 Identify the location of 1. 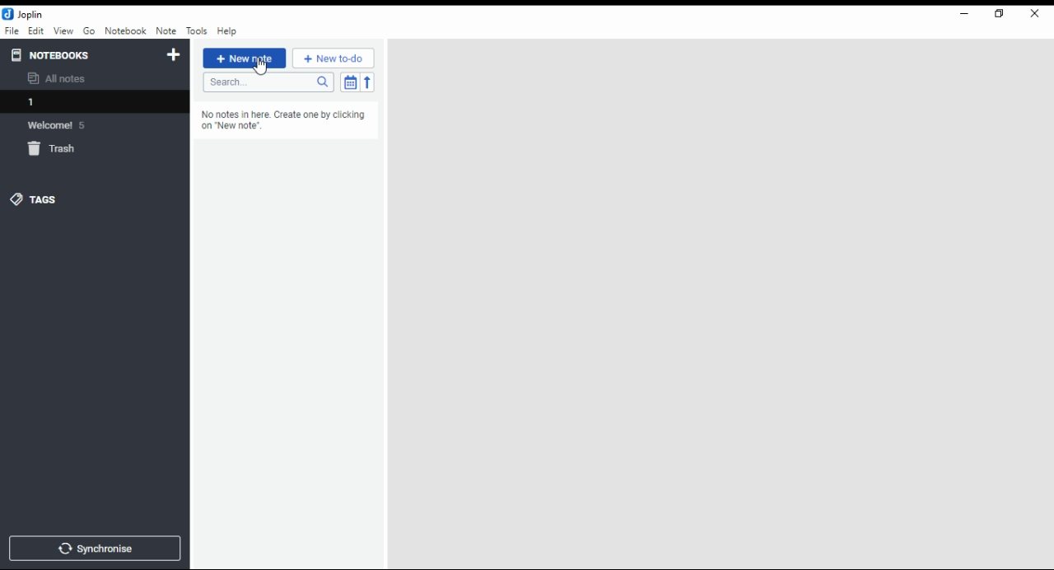
(93, 101).